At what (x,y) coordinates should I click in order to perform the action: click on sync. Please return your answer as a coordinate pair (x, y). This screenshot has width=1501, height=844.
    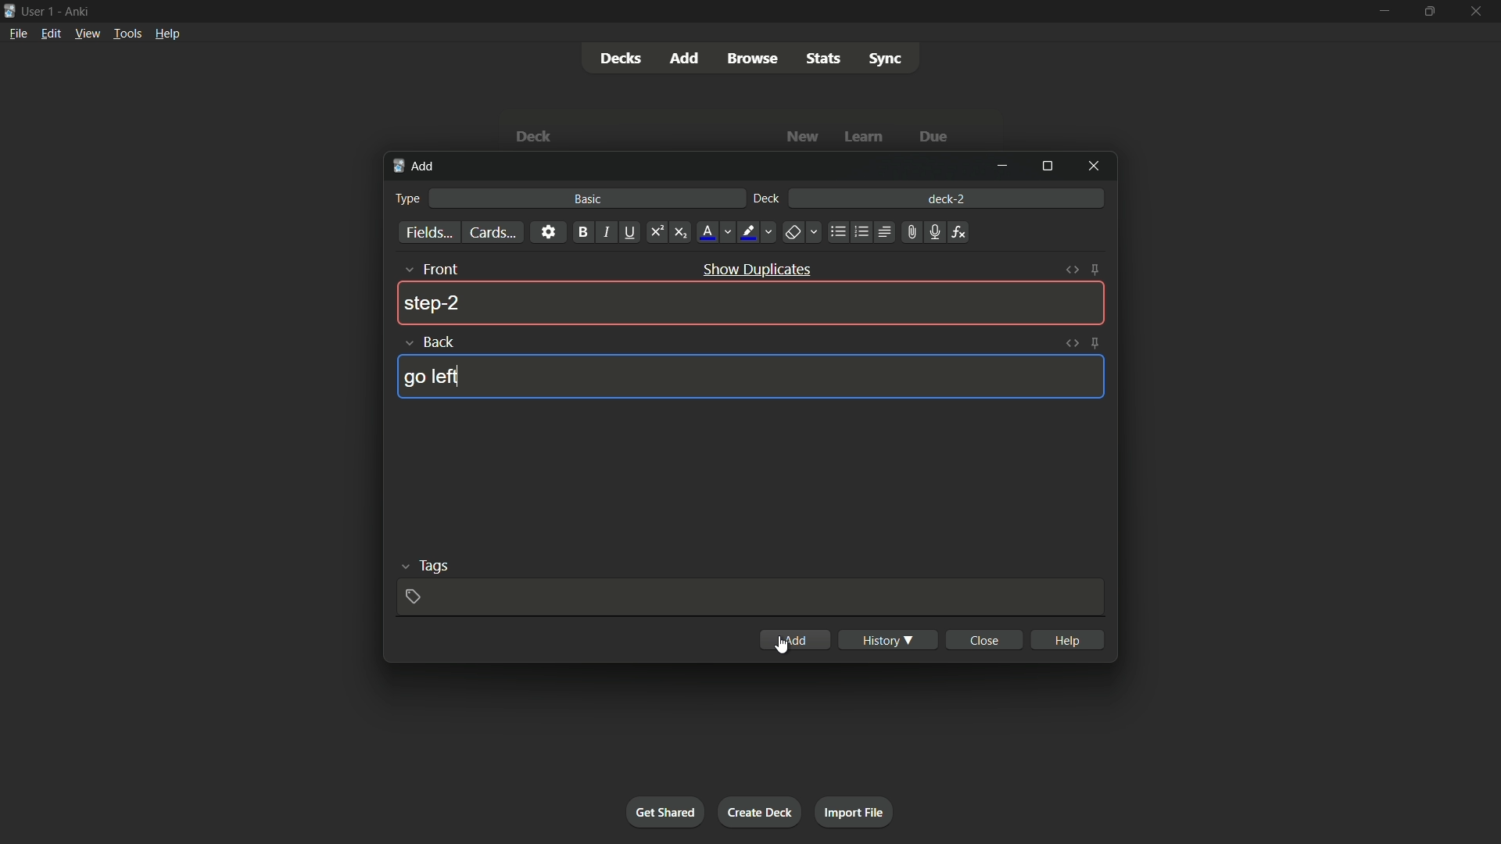
    Looking at the image, I should click on (886, 59).